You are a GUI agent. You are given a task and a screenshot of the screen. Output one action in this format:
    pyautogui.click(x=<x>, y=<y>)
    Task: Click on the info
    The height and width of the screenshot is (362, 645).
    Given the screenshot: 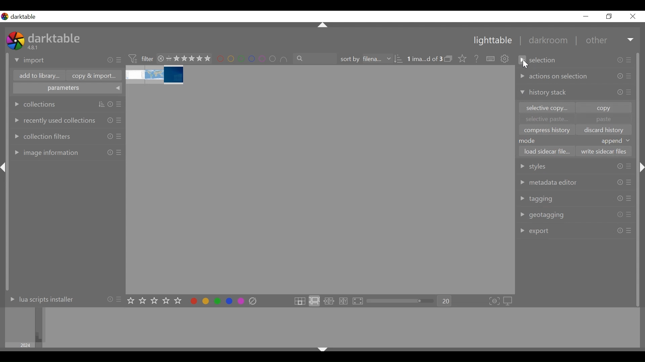 What is the action you would take?
    pyautogui.click(x=110, y=60)
    